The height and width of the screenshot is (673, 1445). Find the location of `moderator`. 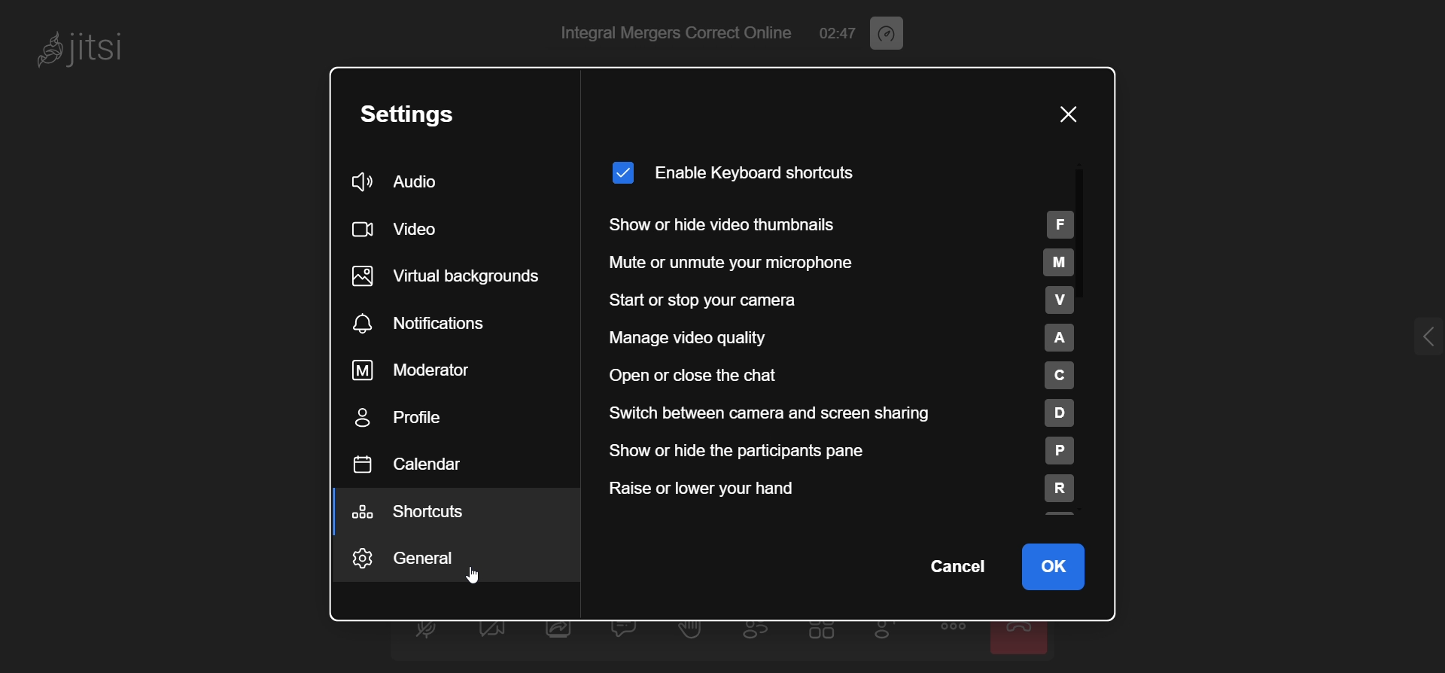

moderator is located at coordinates (420, 370).